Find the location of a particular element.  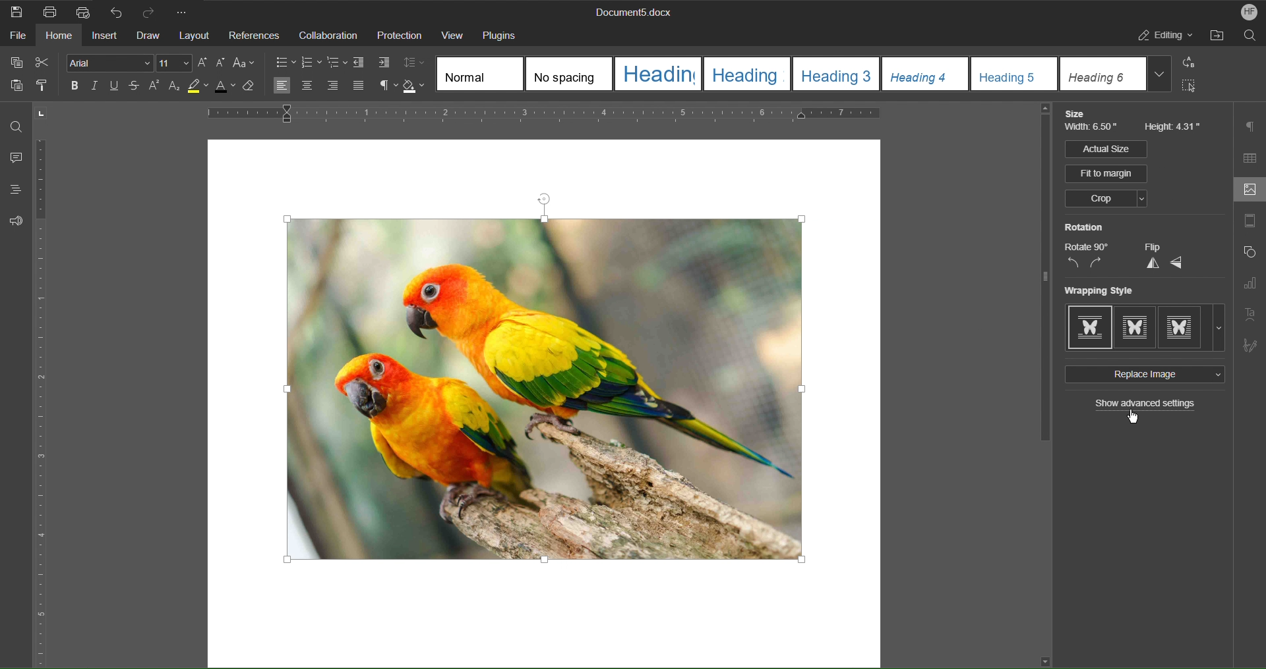

Text Case is located at coordinates (246, 63).